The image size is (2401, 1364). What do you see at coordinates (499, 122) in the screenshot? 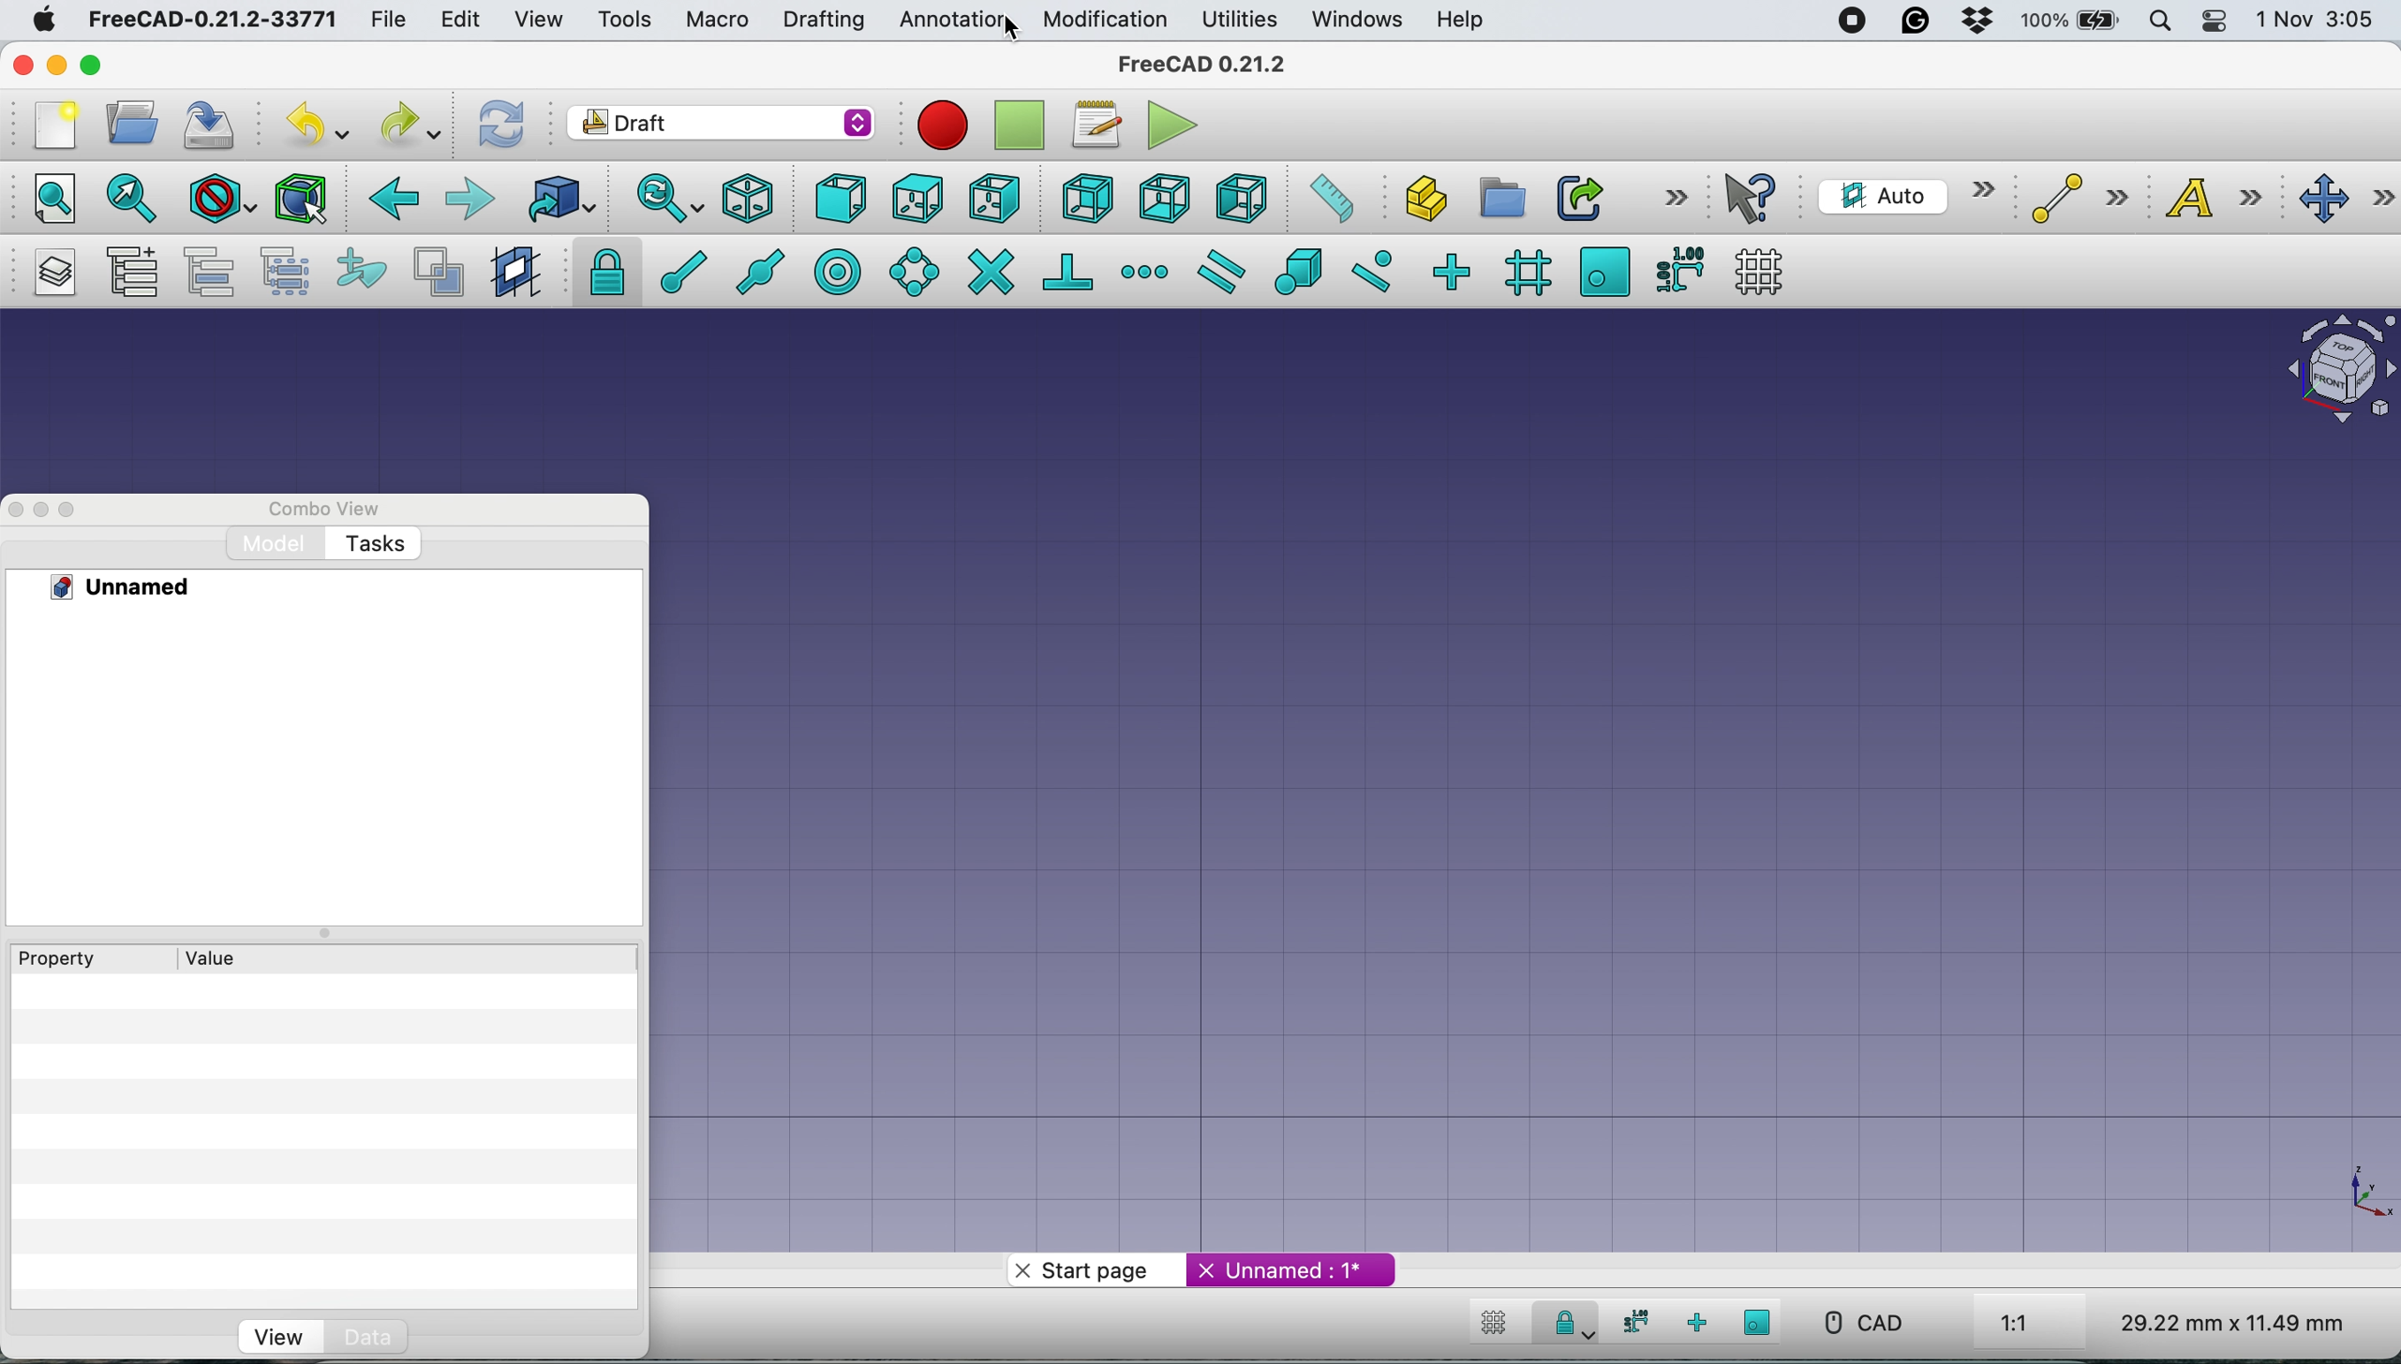
I see `refresh` at bounding box center [499, 122].